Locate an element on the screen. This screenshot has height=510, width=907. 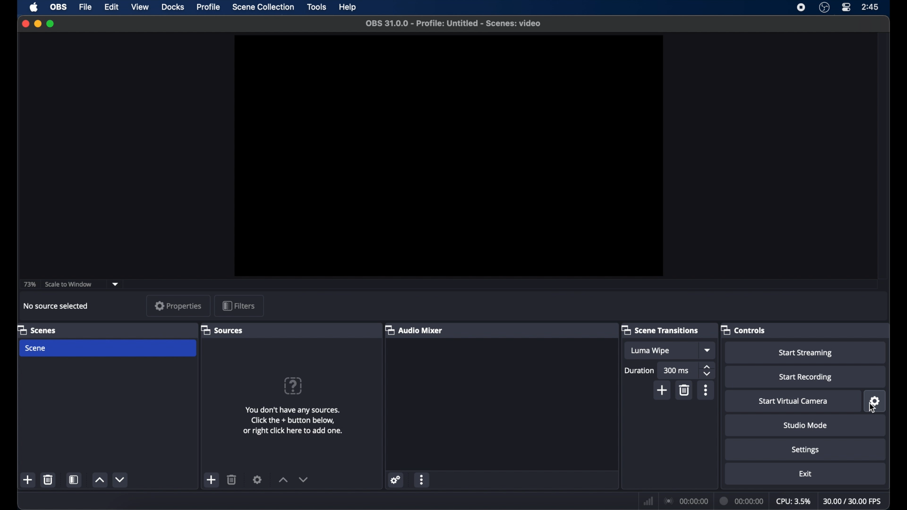
exit is located at coordinates (805, 474).